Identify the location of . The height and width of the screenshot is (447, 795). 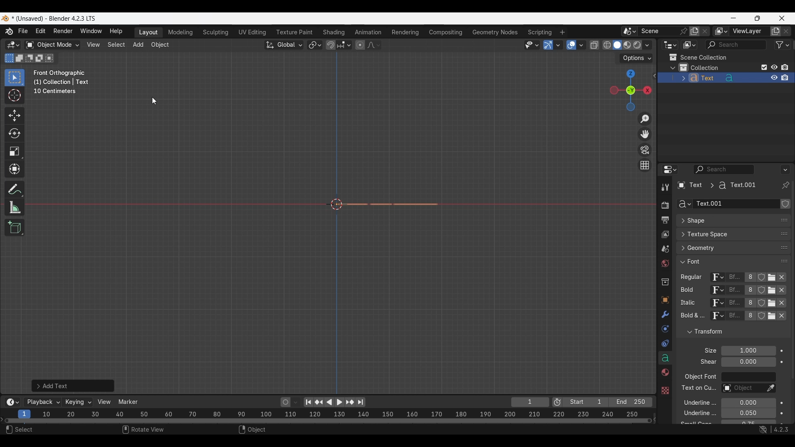
(690, 303).